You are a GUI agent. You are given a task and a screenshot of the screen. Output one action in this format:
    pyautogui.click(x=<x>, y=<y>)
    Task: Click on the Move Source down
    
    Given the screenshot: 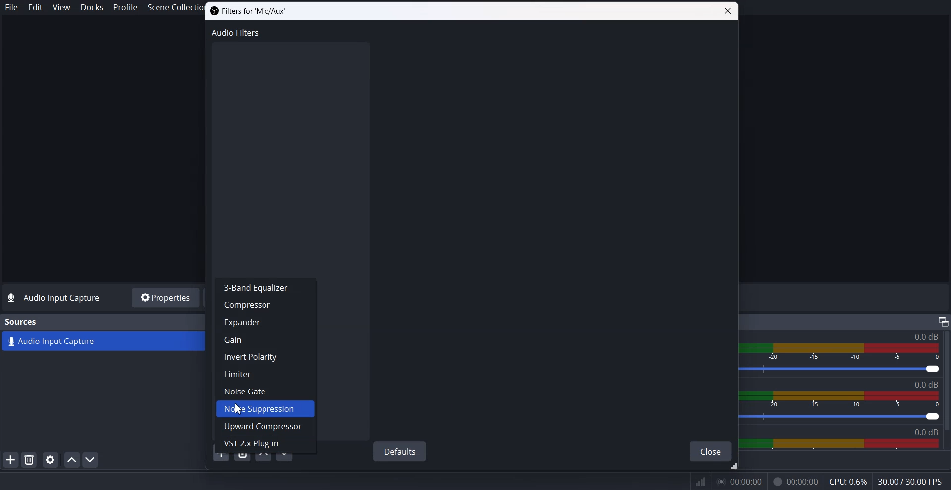 What is the action you would take?
    pyautogui.click(x=91, y=459)
    